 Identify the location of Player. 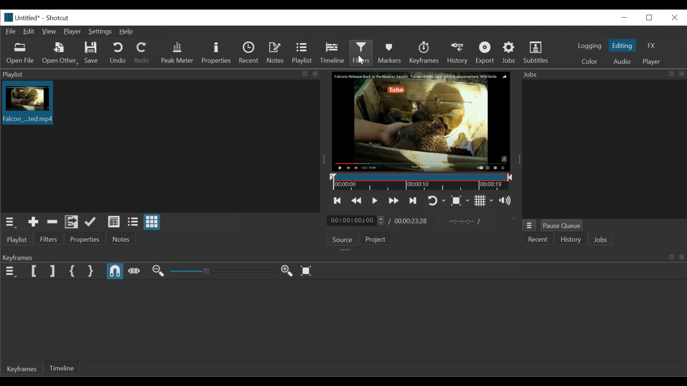
(652, 61).